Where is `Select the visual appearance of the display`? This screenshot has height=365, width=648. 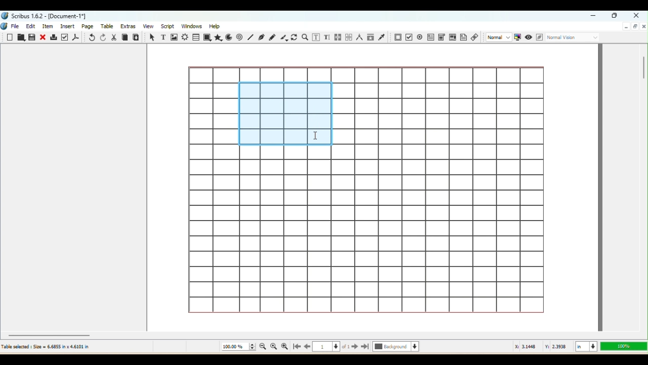
Select the visual appearance of the display is located at coordinates (574, 38).